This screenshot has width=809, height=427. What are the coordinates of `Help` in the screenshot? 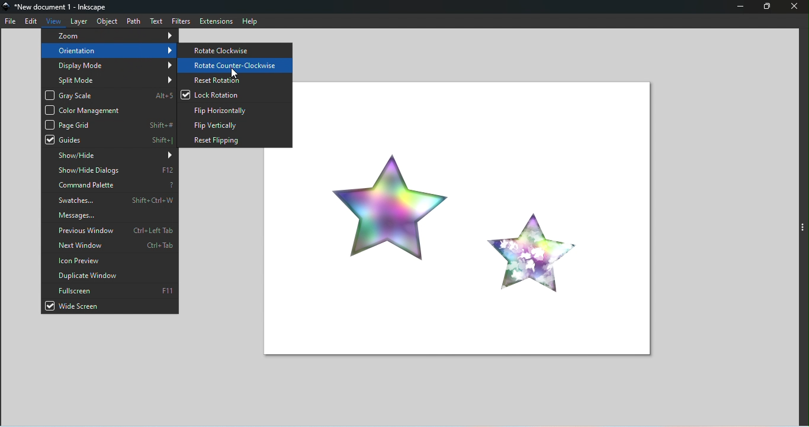 It's located at (252, 21).